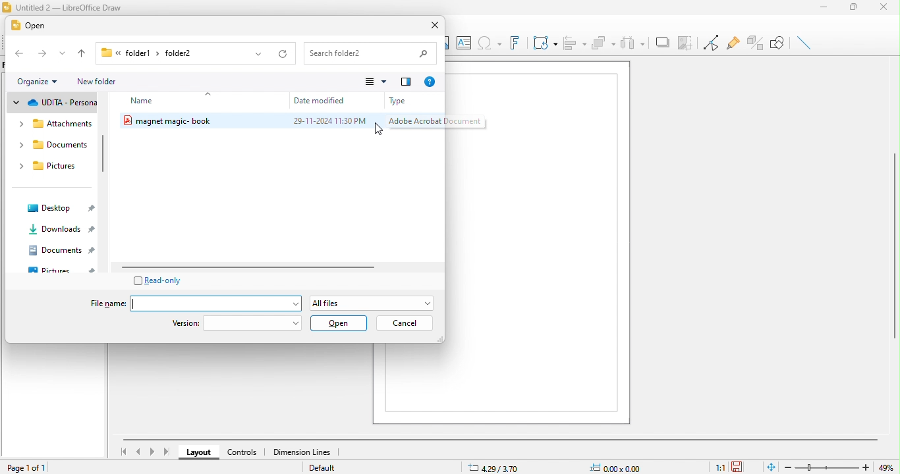 This screenshot has width=900, height=474. I want to click on show draw function, so click(780, 42).